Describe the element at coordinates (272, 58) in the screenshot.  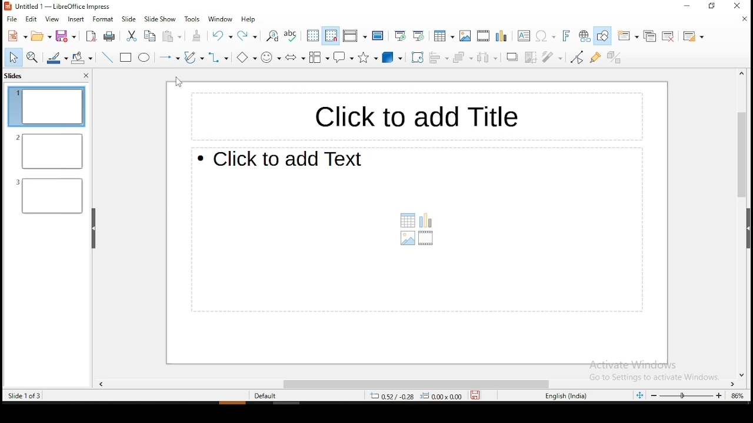
I see `symbol shapes` at that location.